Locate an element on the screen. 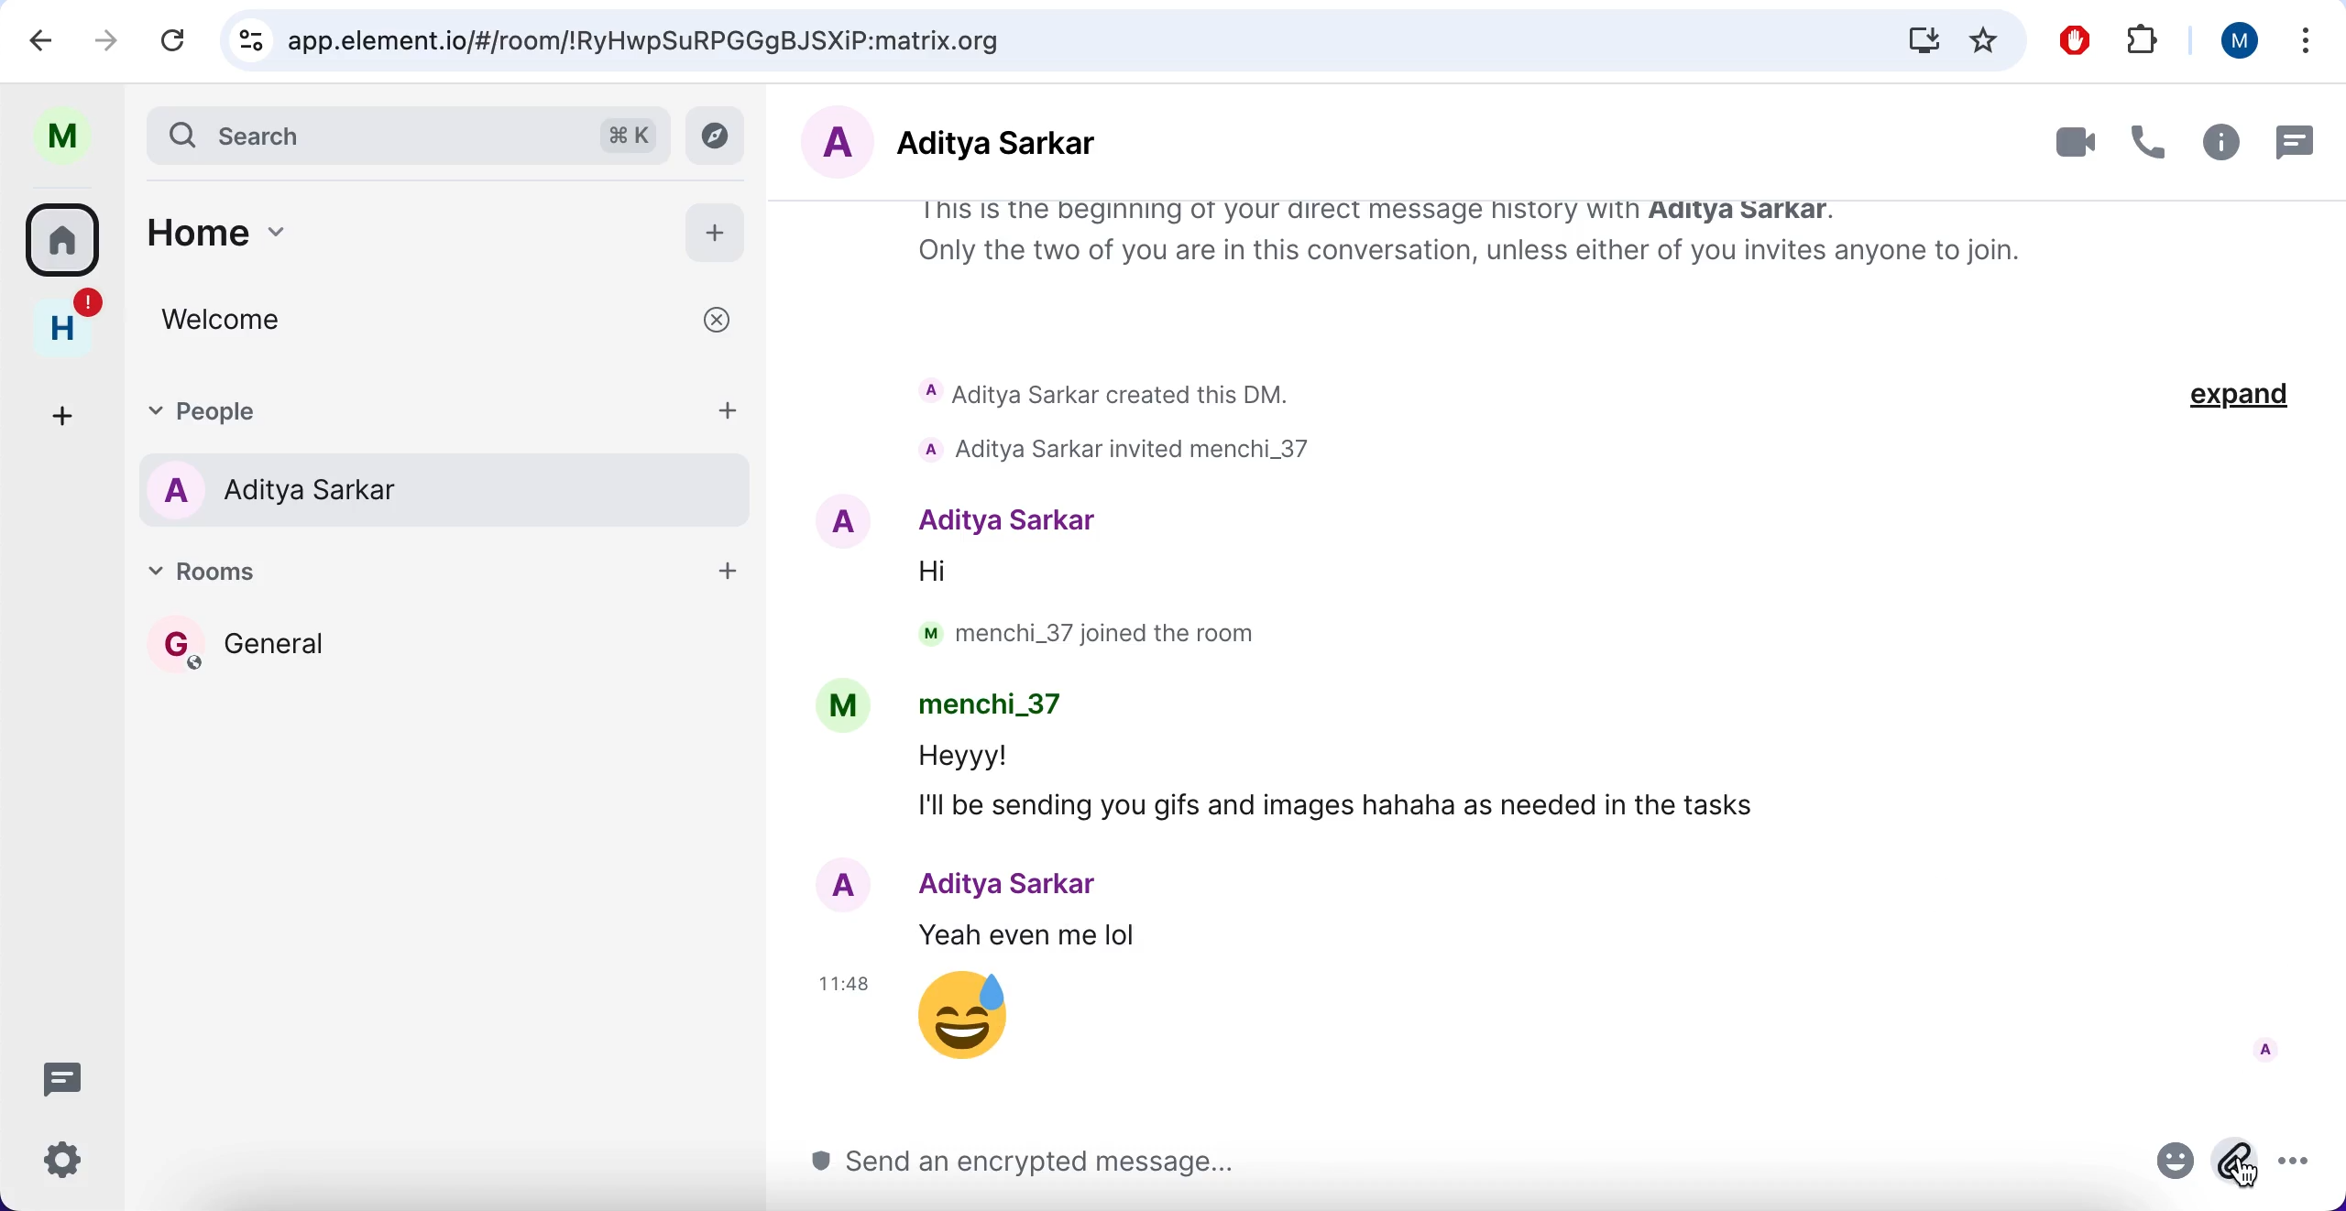 This screenshot has width=2346, height=1211. rooms is located at coordinates (449, 672).